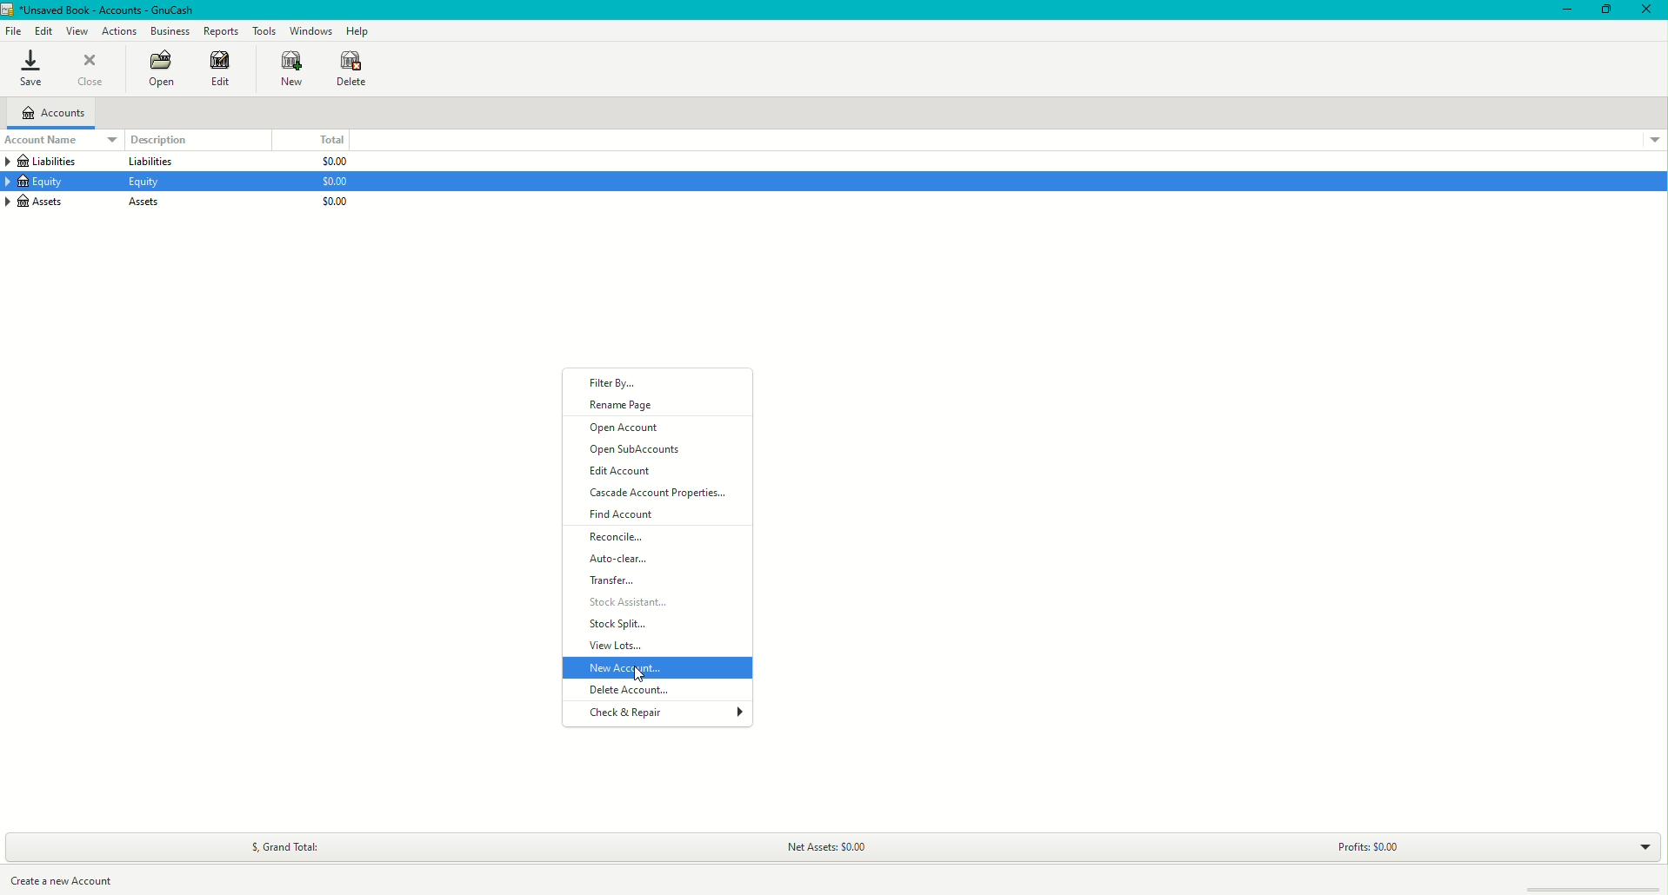 This screenshot has width=1668, height=895. Describe the element at coordinates (310, 30) in the screenshot. I see `Windows` at that location.